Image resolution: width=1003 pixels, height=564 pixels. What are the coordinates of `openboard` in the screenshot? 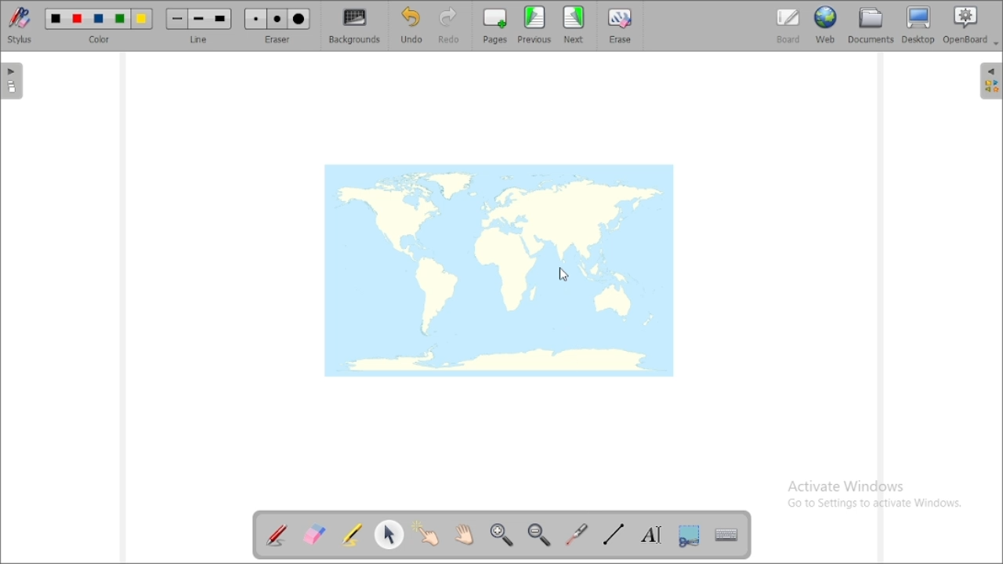 It's located at (967, 25).